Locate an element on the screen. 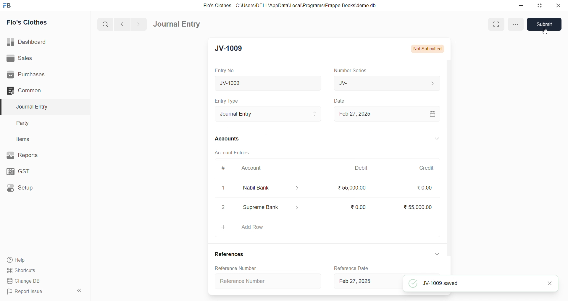 The width and height of the screenshot is (568, 301). Flo's Clothes is located at coordinates (30, 22).